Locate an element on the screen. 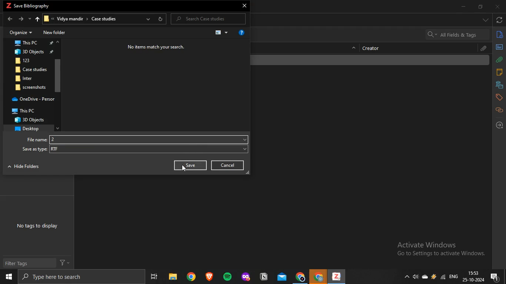 Image resolution: width=506 pixels, height=284 pixels. Save is located at coordinates (190, 166).